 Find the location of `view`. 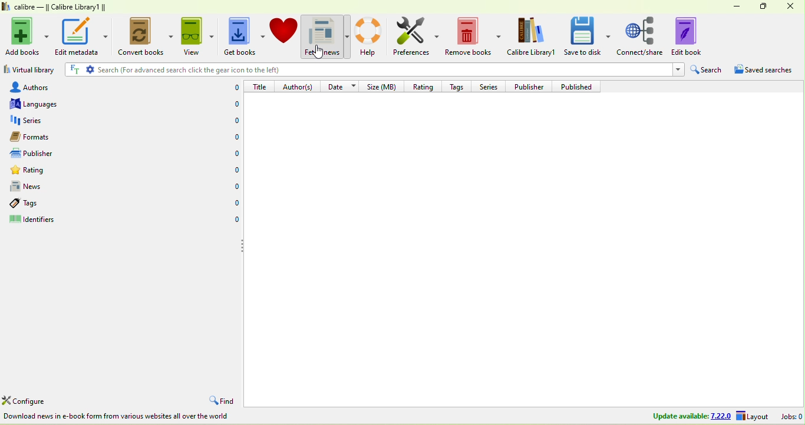

view is located at coordinates (192, 36).